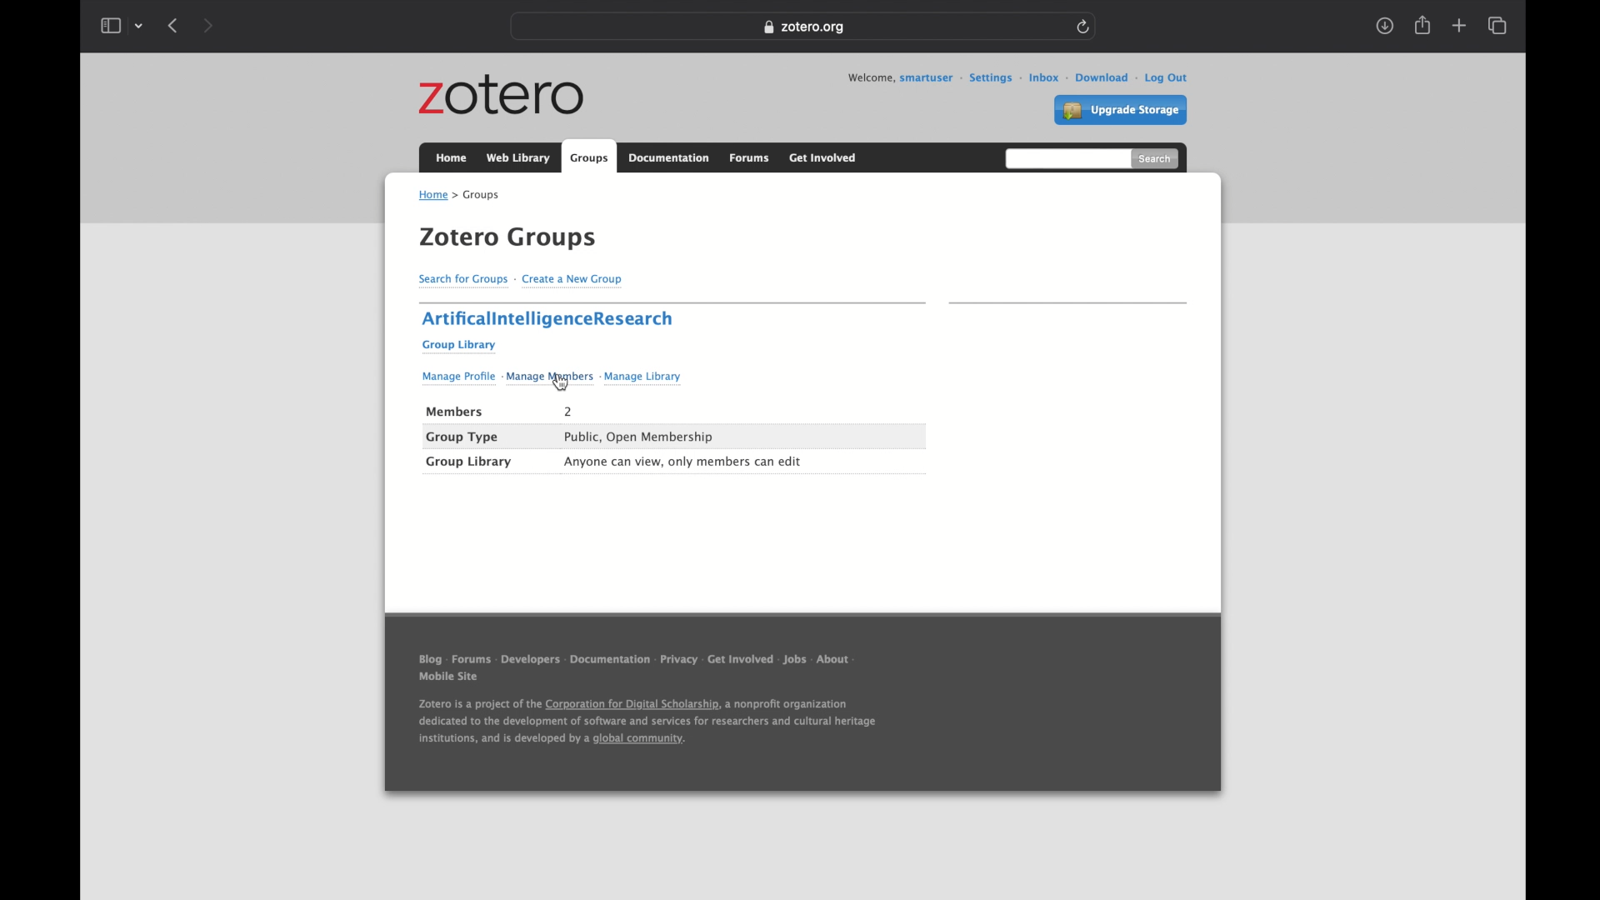  What do you see at coordinates (549, 380) in the screenshot?
I see `manage members` at bounding box center [549, 380].